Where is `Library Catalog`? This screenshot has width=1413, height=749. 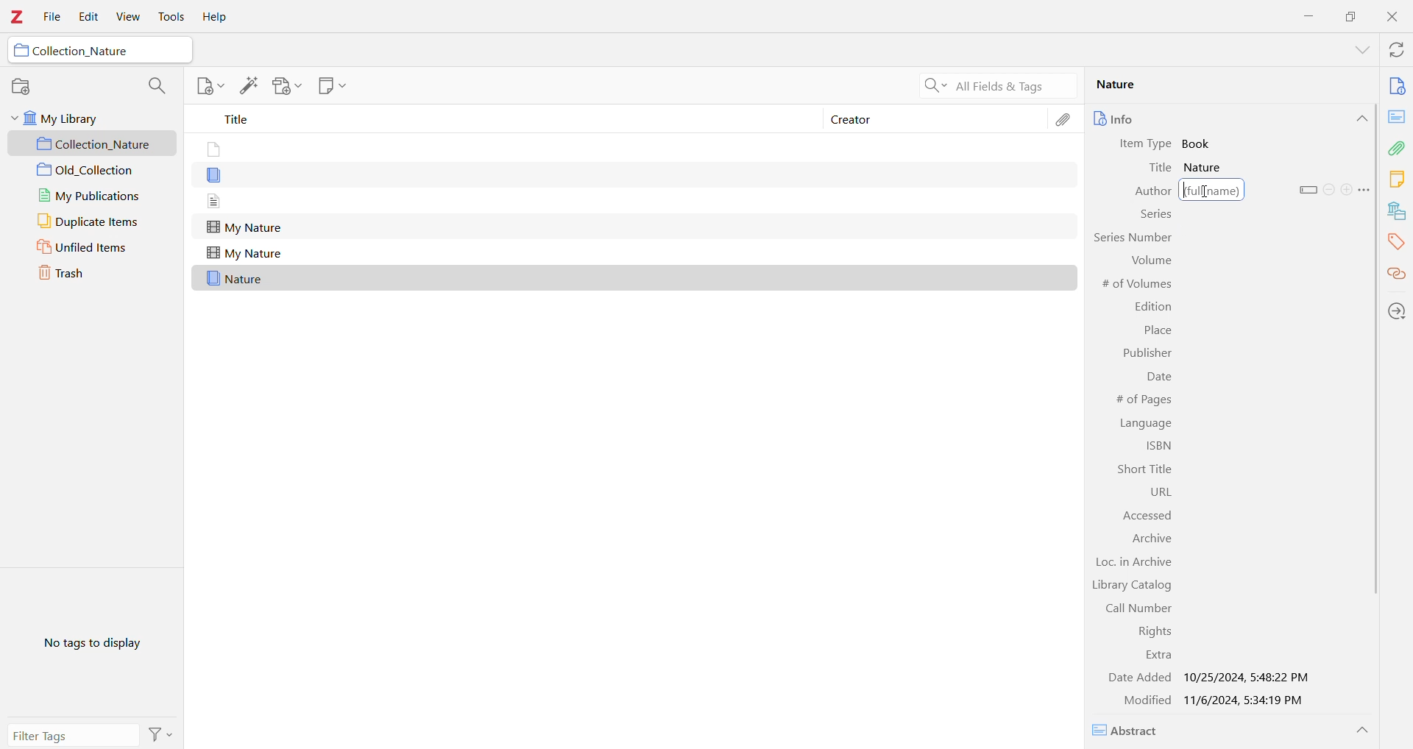
Library Catalog is located at coordinates (1131, 586).